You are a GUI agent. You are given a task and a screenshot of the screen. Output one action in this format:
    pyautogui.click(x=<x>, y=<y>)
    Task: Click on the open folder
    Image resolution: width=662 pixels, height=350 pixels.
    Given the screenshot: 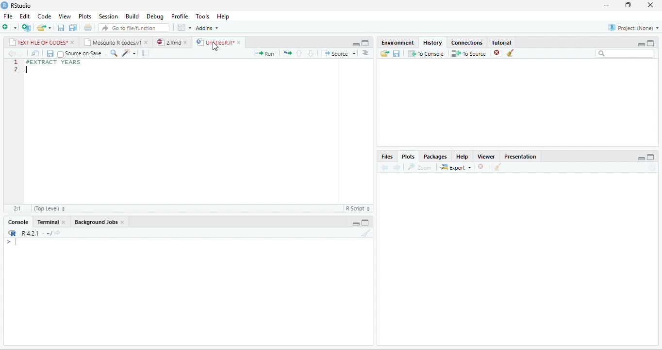 What is the action you would take?
    pyautogui.click(x=385, y=53)
    